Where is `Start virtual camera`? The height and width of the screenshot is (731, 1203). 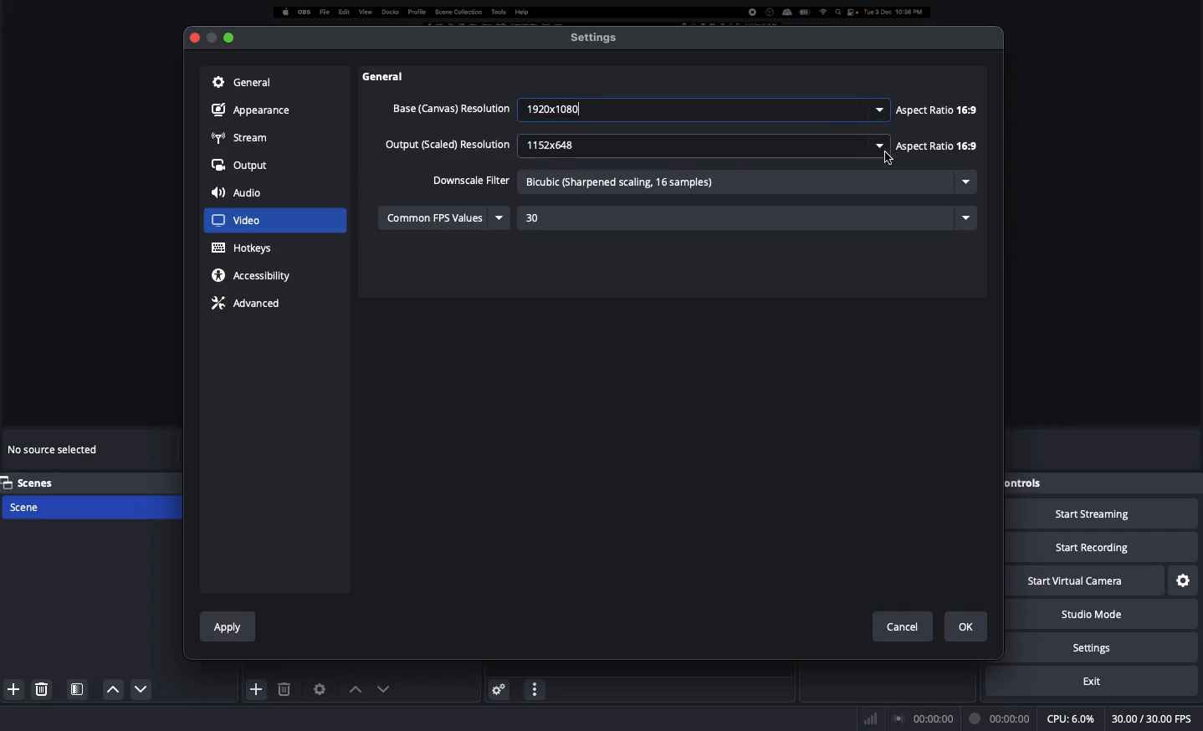 Start virtual camera is located at coordinates (1086, 582).